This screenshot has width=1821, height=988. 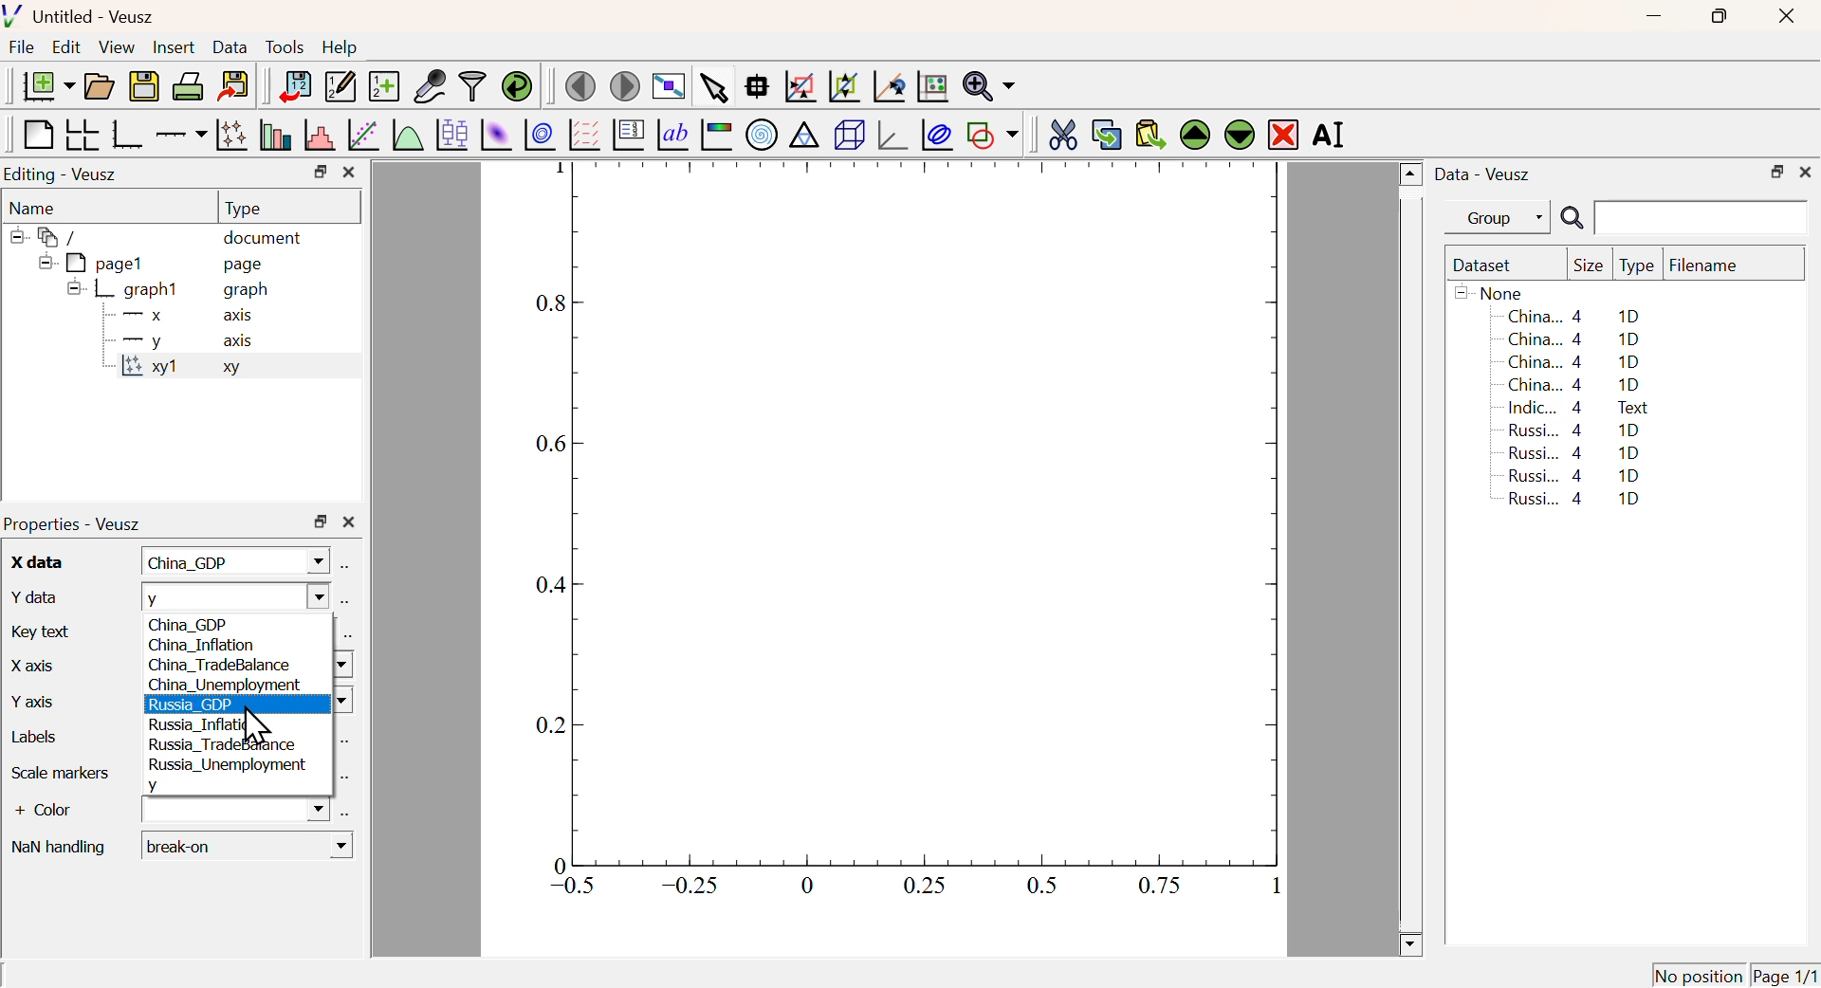 What do you see at coordinates (1573, 316) in the screenshot?
I see `China... 4 1D` at bounding box center [1573, 316].